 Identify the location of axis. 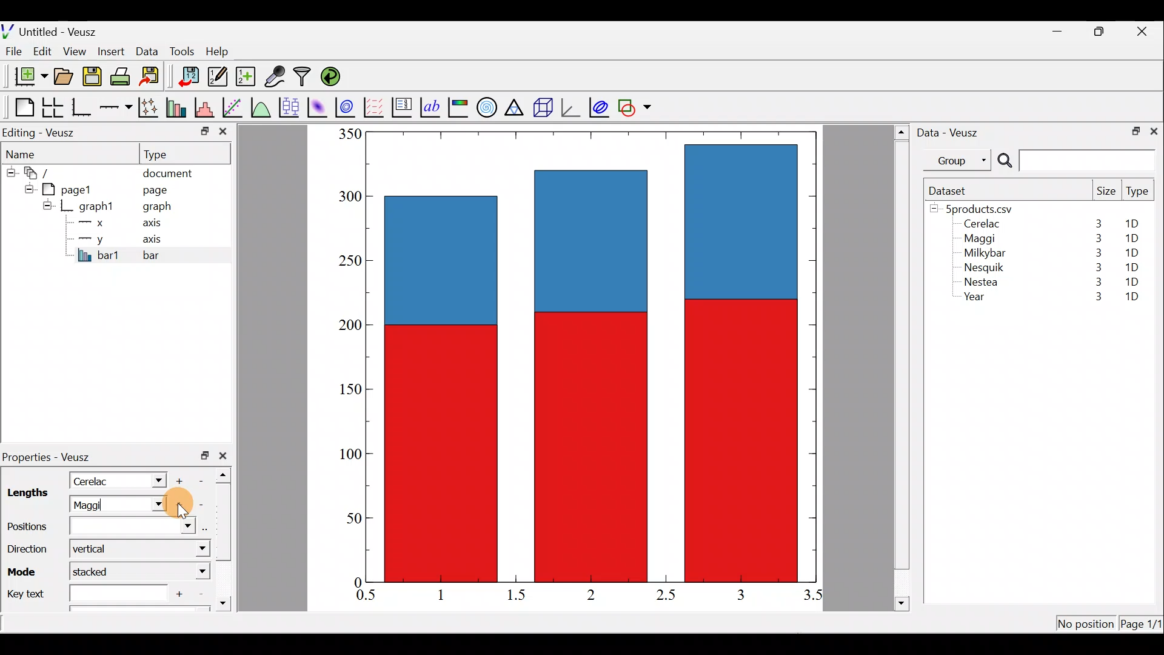
(156, 224).